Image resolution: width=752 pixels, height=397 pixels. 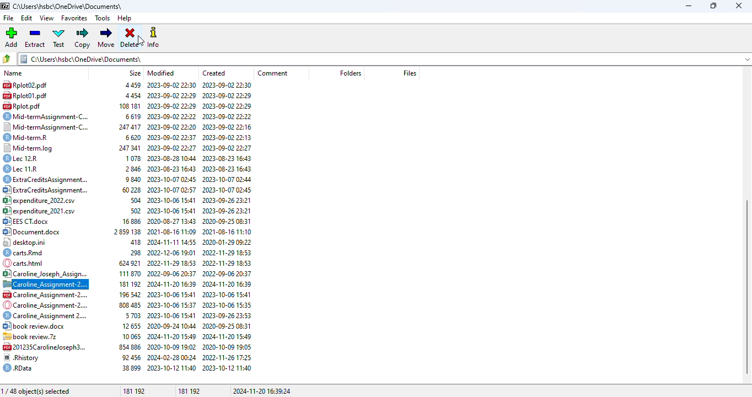 What do you see at coordinates (132, 179) in the screenshot?
I see `9840` at bounding box center [132, 179].